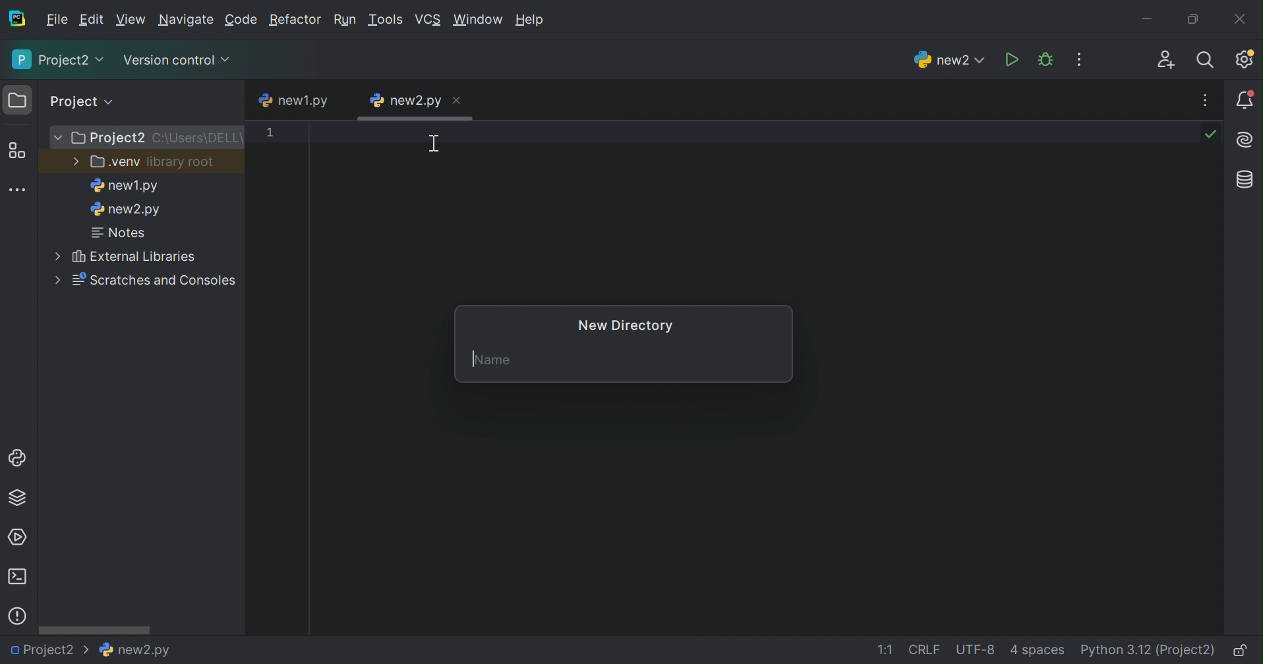 This screenshot has width=1263, height=664. What do you see at coordinates (1081, 59) in the screenshot?
I see `More actions` at bounding box center [1081, 59].